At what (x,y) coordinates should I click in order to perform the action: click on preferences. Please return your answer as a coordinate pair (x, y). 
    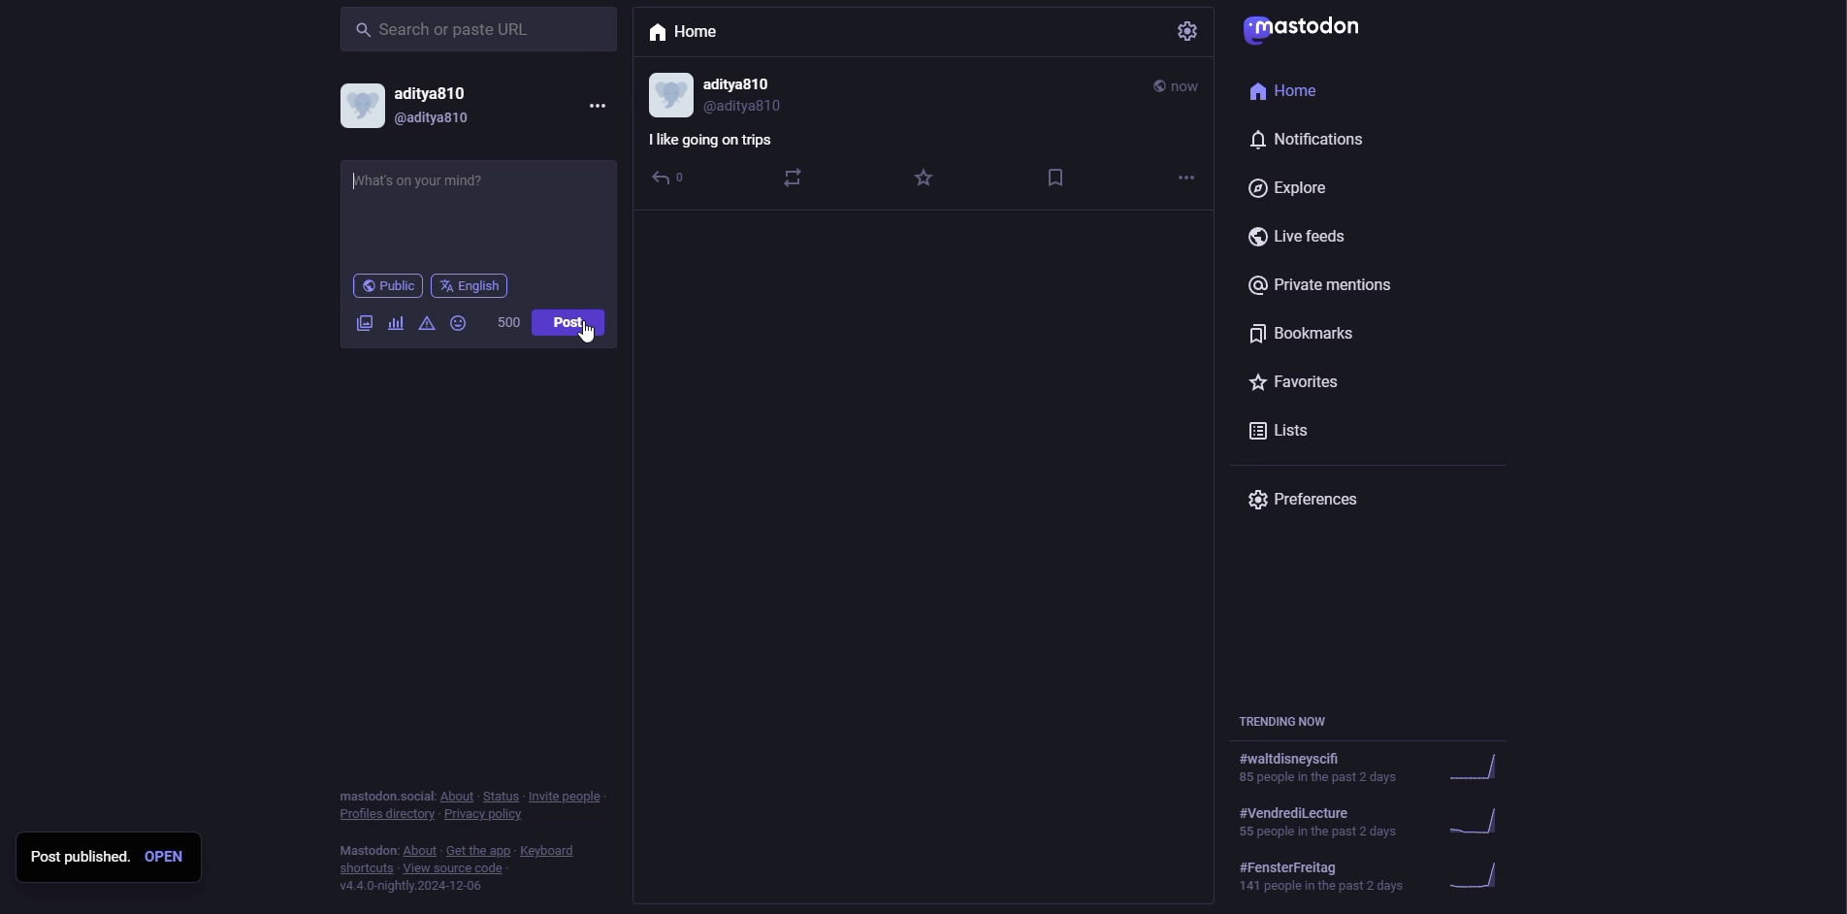
    Looking at the image, I should click on (1309, 504).